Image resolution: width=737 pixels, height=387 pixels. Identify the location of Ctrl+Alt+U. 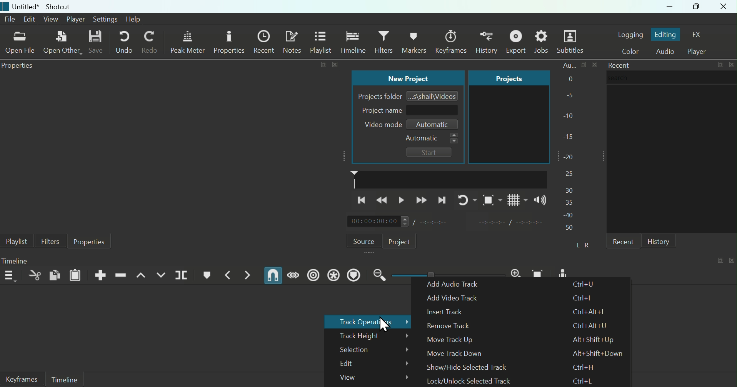
(590, 325).